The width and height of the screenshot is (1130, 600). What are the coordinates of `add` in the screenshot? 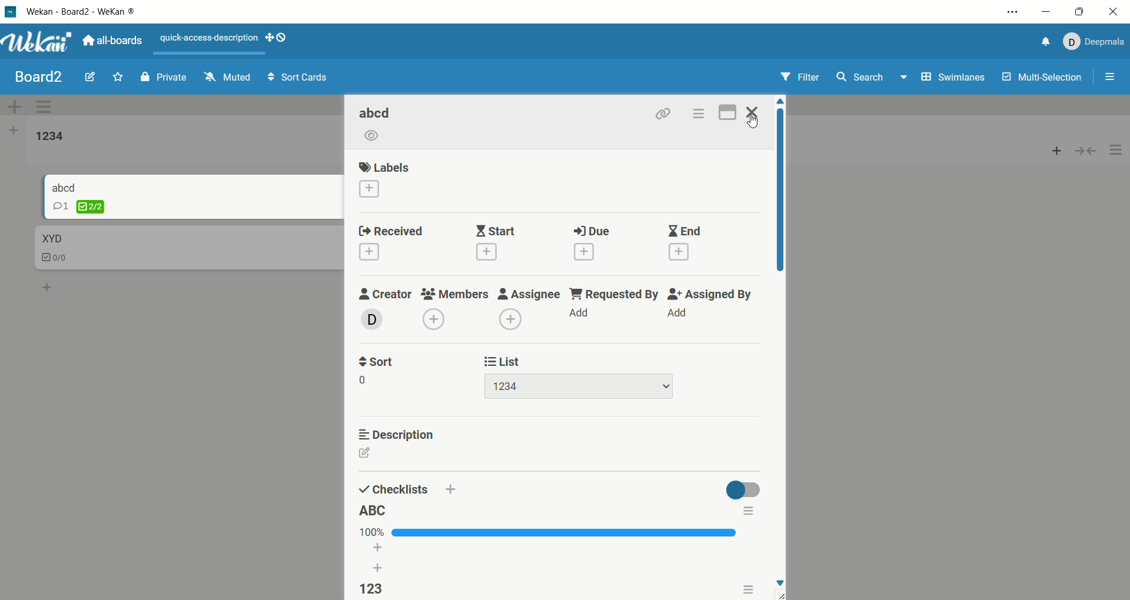 It's located at (456, 489).